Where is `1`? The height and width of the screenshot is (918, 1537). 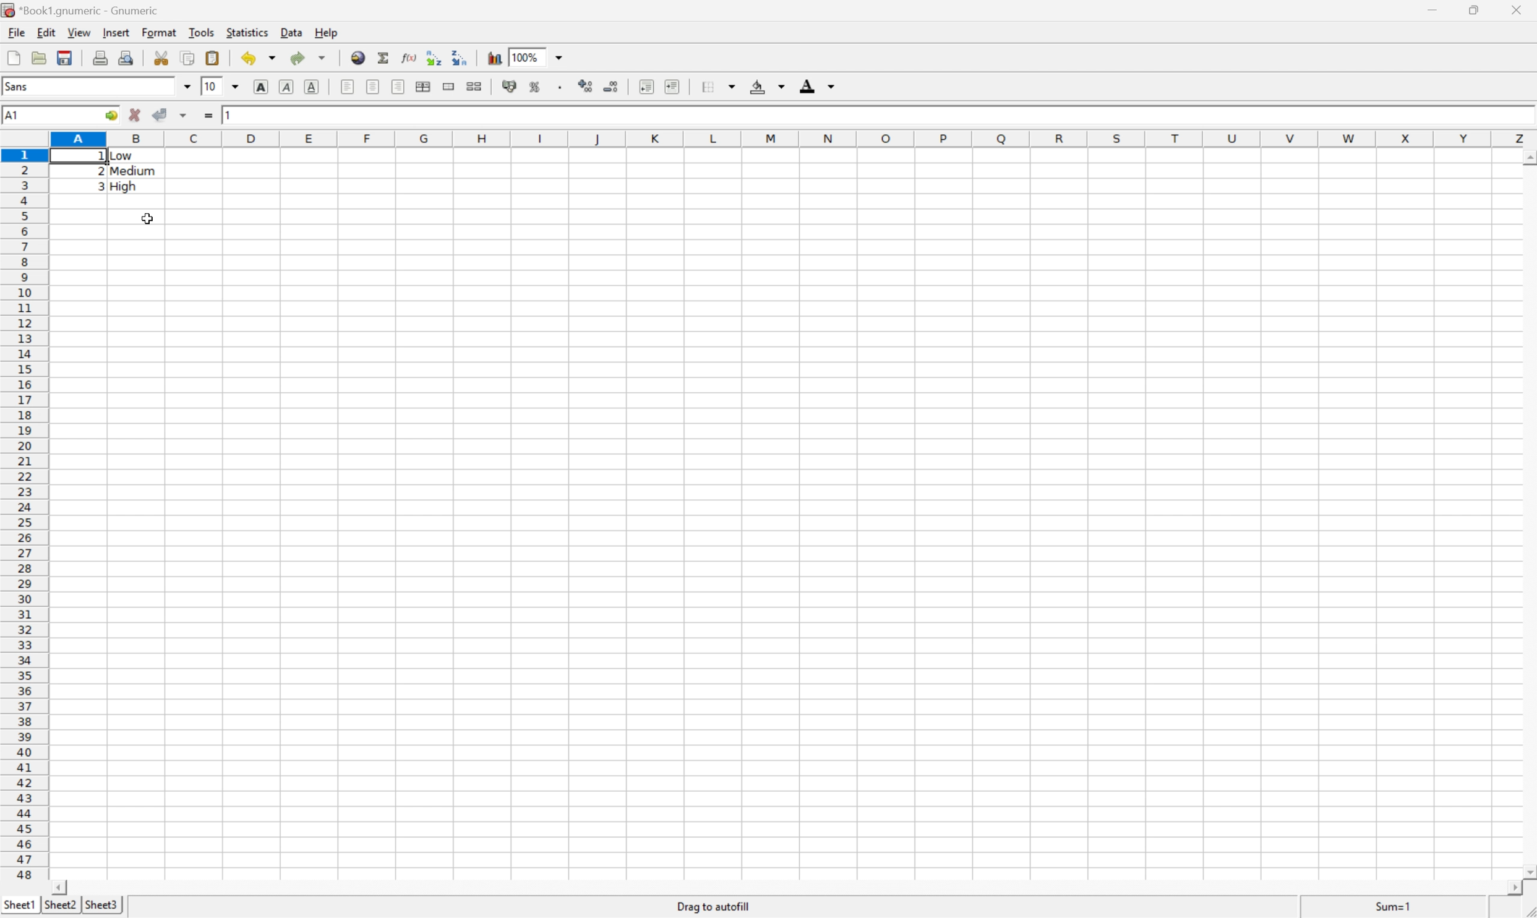
1 is located at coordinates (227, 116).